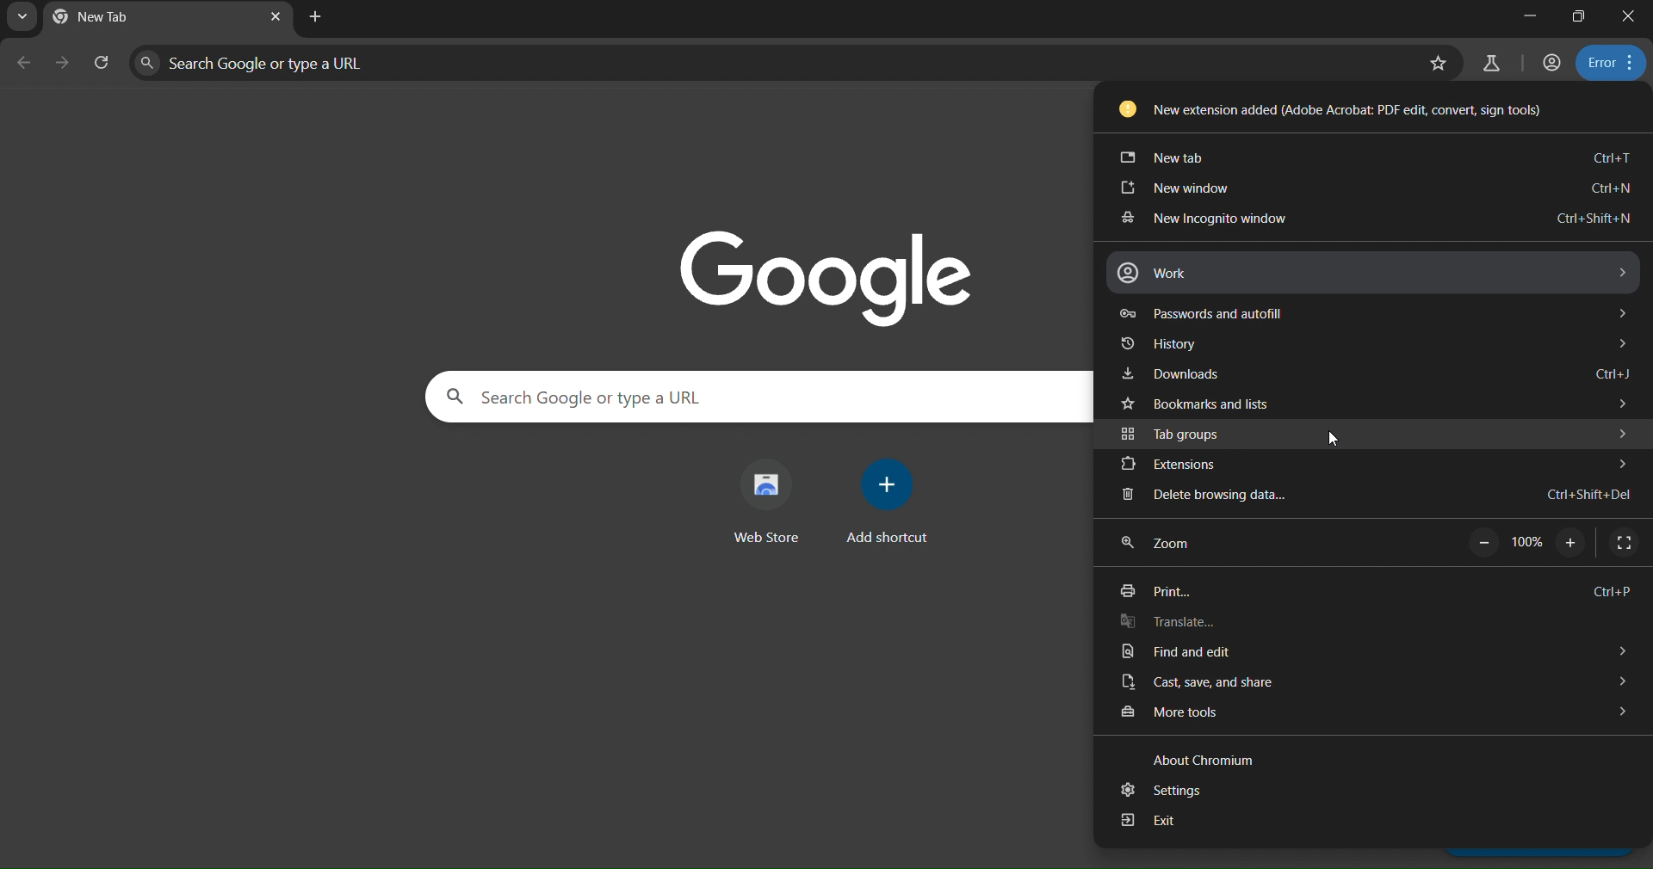  Describe the element at coordinates (1491, 65) in the screenshot. I see `search labs` at that location.